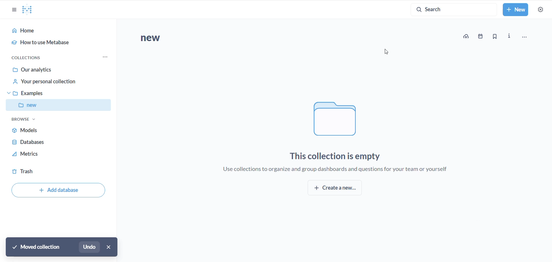 The width and height of the screenshot is (552, 262). Describe the element at coordinates (56, 31) in the screenshot. I see `home` at that location.